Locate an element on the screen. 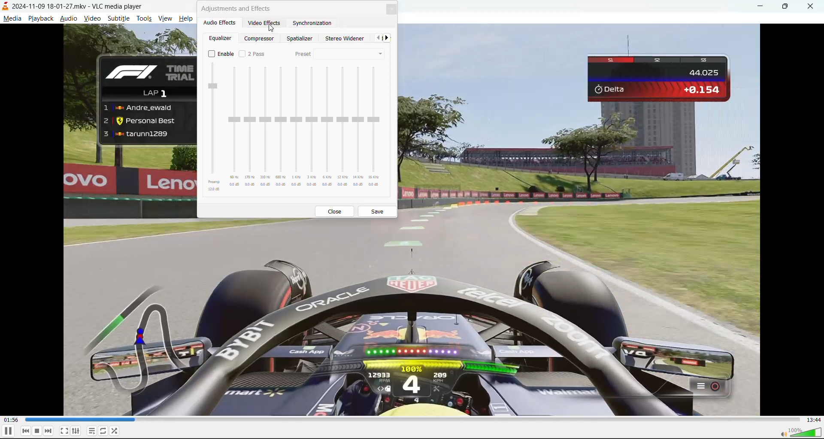  view is located at coordinates (164, 18).